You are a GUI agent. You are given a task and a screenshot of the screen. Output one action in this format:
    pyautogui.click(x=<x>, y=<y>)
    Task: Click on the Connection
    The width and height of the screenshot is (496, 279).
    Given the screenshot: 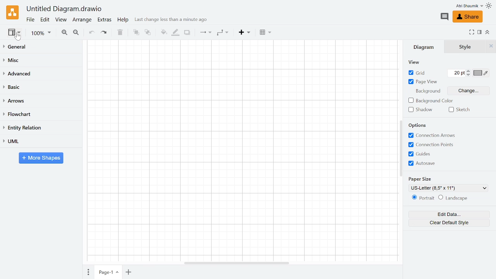 What is the action you would take?
    pyautogui.click(x=205, y=33)
    